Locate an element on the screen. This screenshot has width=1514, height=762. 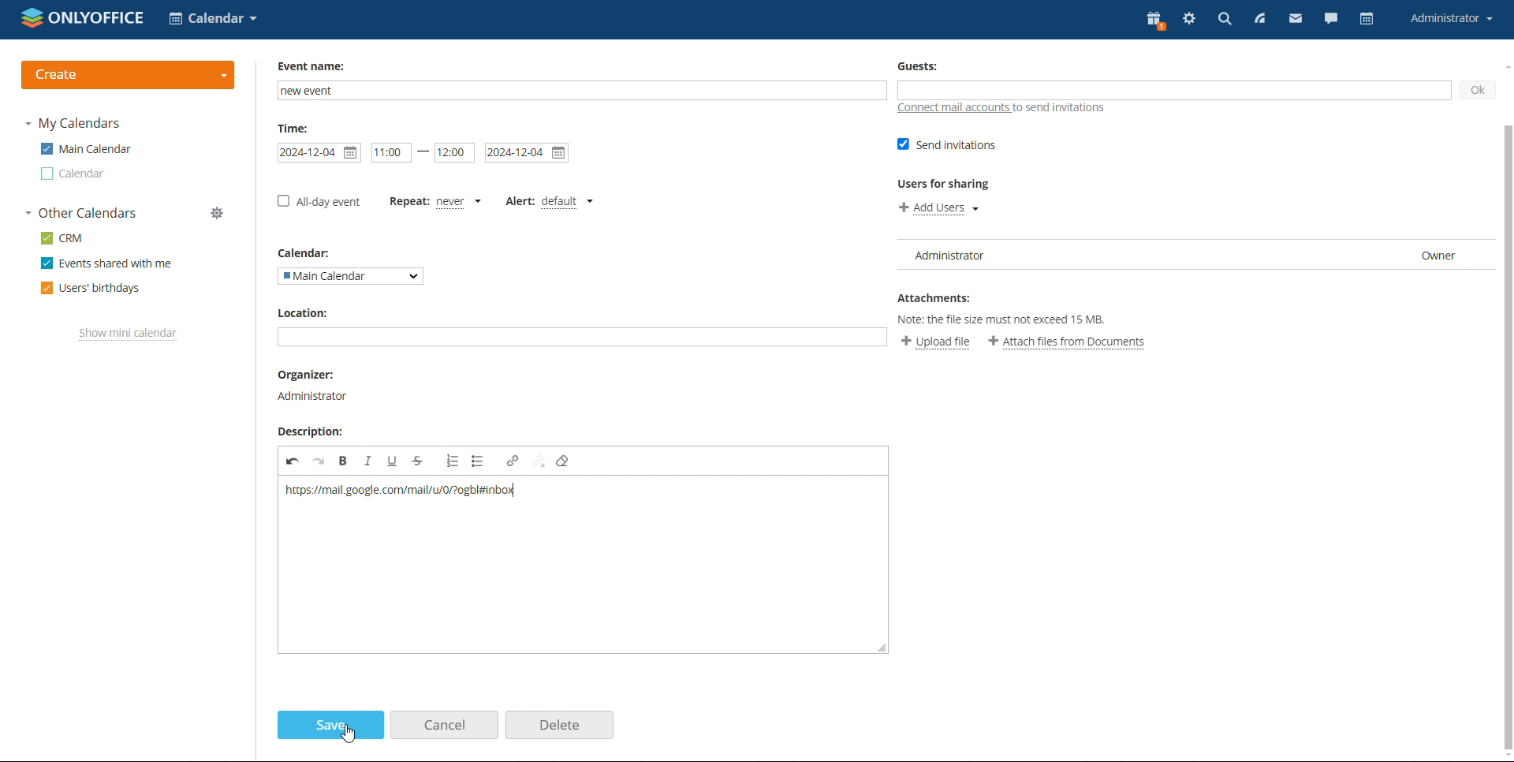
undo is located at coordinates (294, 462).